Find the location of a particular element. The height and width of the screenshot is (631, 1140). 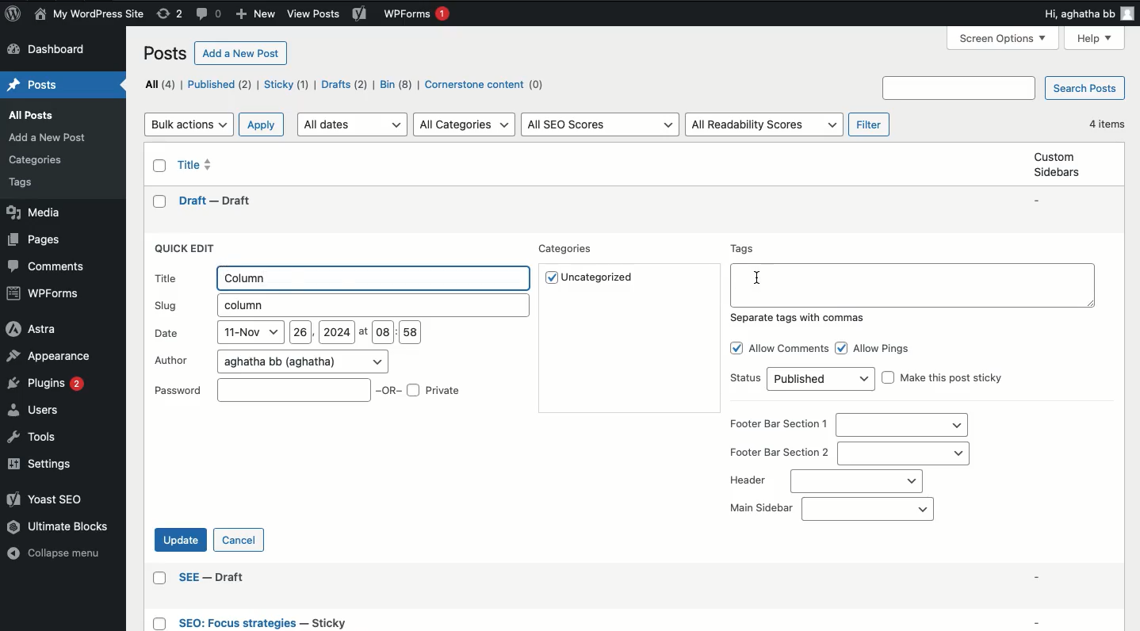

Media is located at coordinates (33, 212).